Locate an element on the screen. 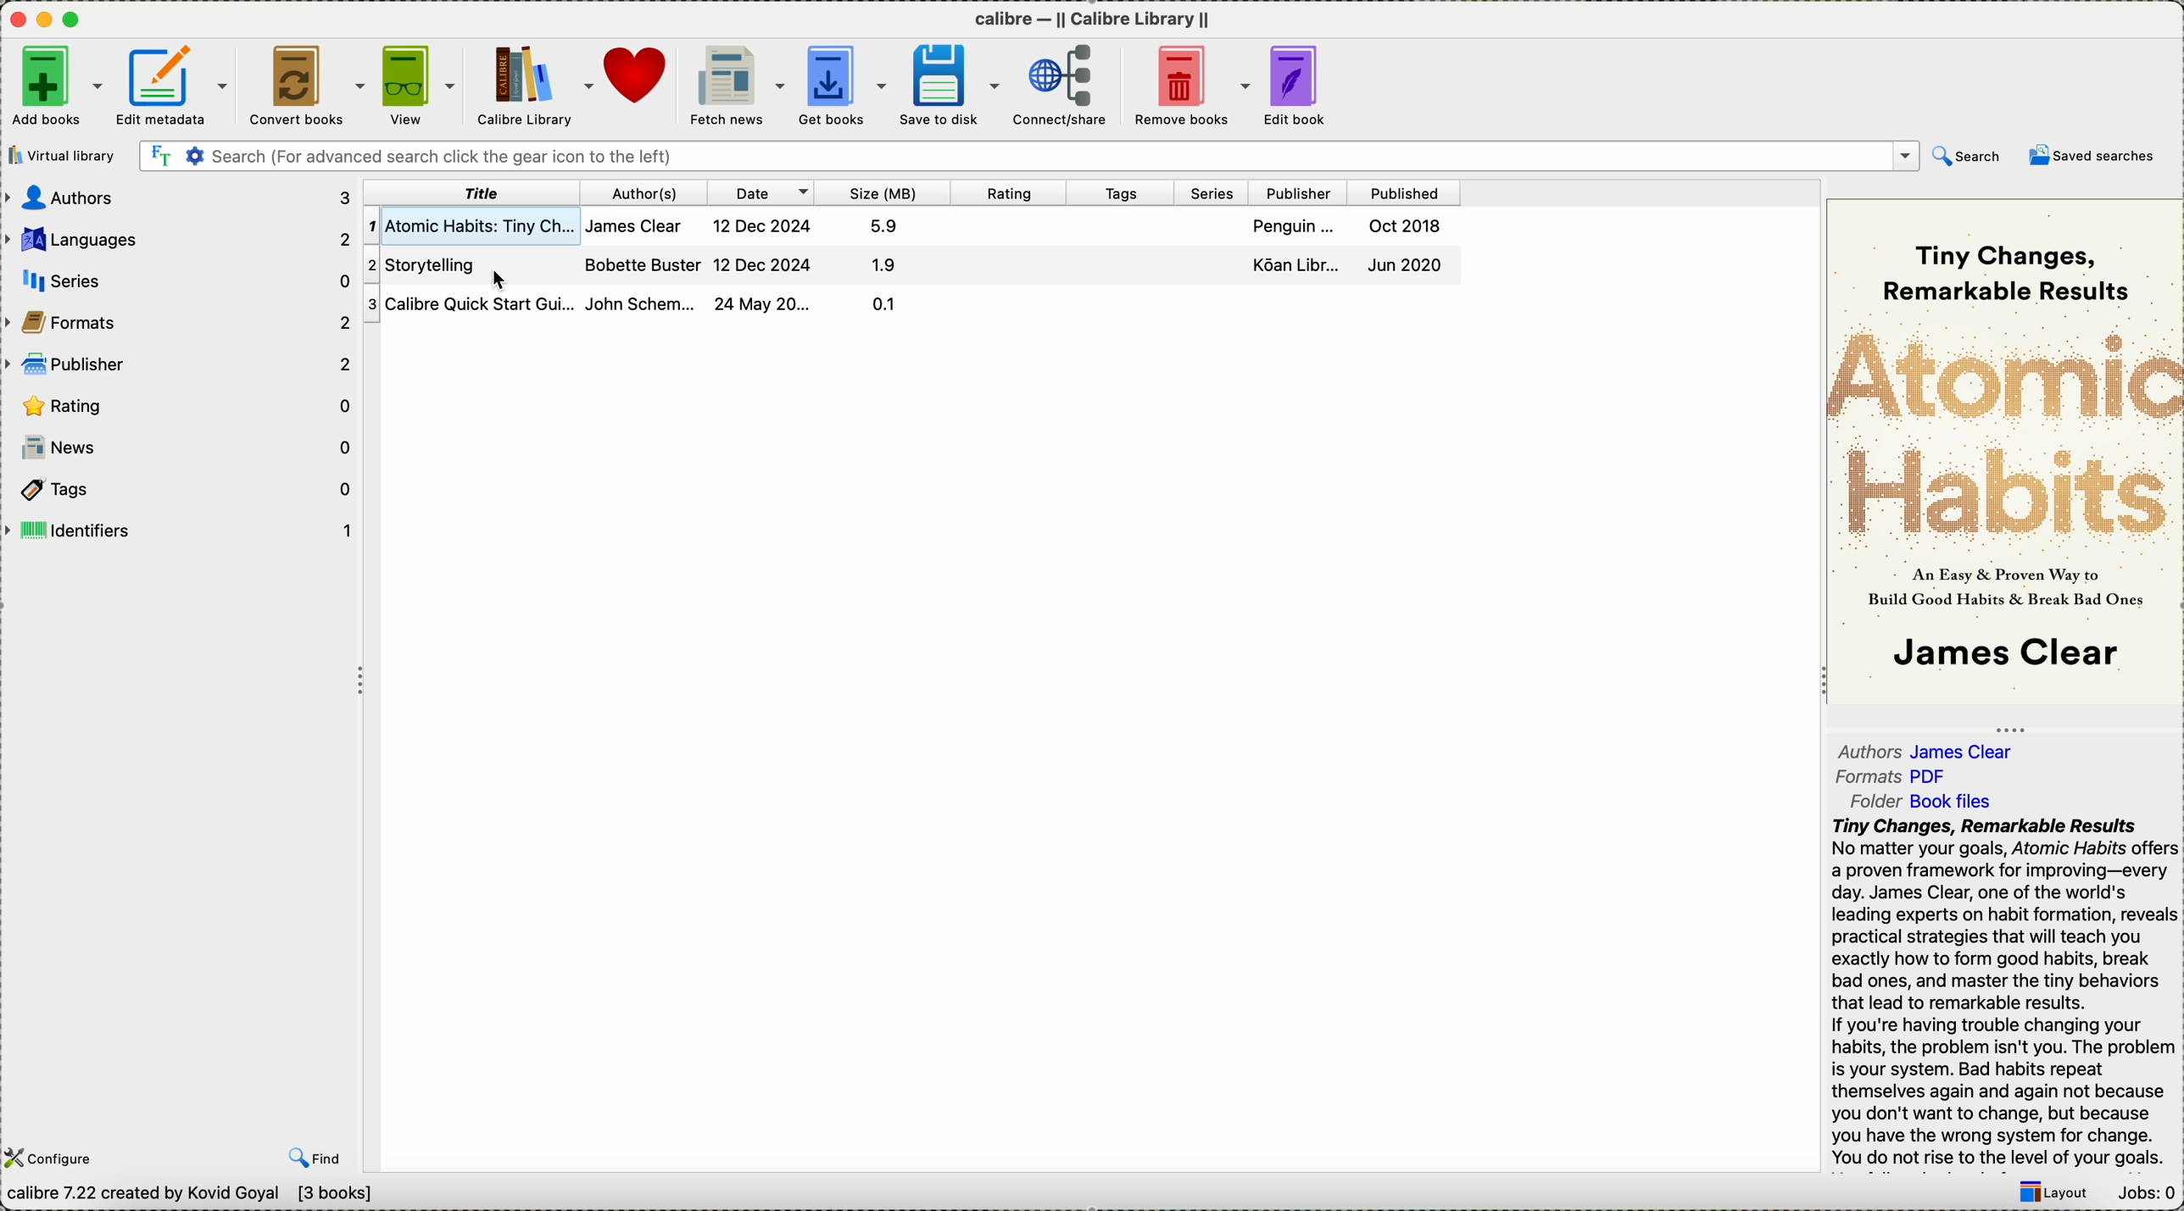 The image size is (2184, 1211). search bar is located at coordinates (1029, 156).